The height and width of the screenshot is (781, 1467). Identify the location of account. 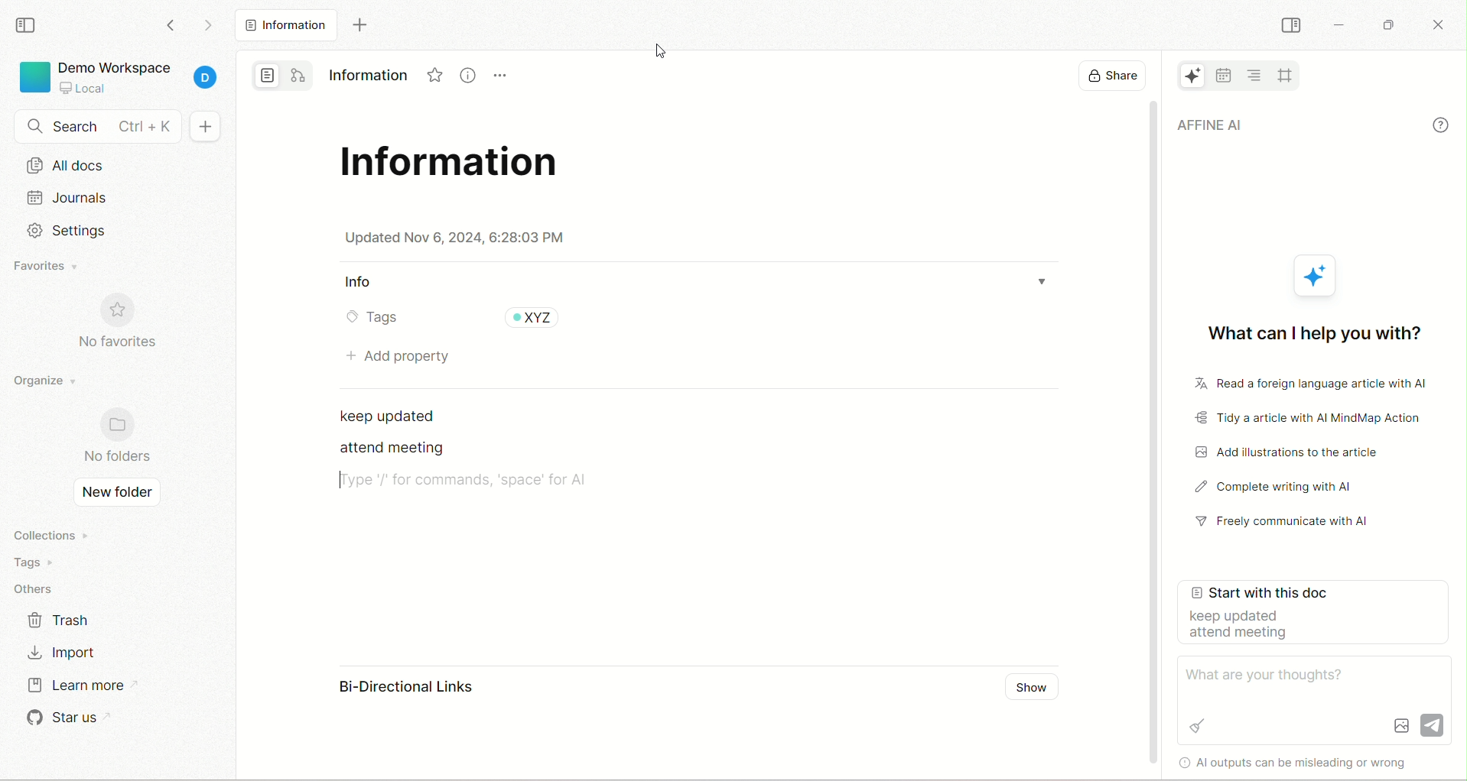
(209, 79).